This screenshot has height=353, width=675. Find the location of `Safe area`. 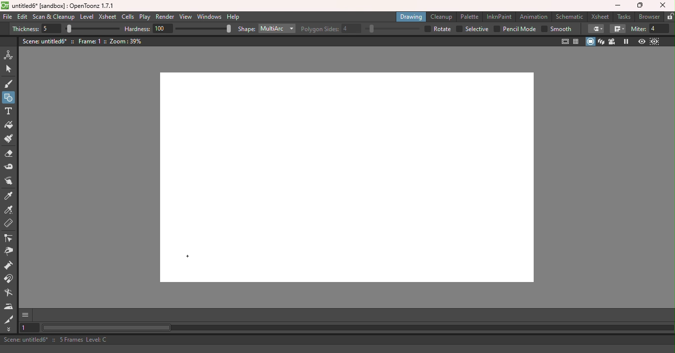

Safe area is located at coordinates (565, 41).